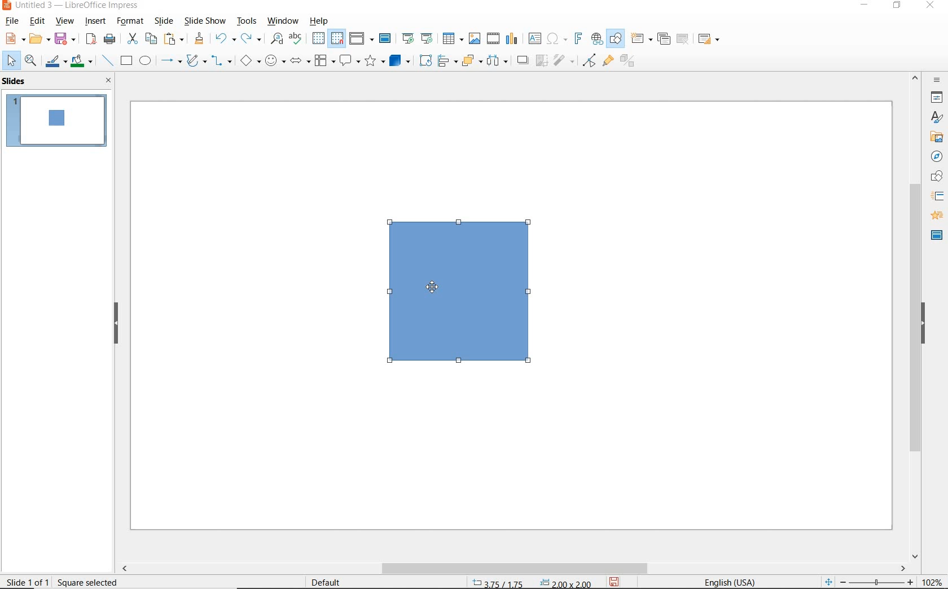 This screenshot has height=589, width=948. What do you see at coordinates (513, 39) in the screenshot?
I see `insert chart` at bounding box center [513, 39].